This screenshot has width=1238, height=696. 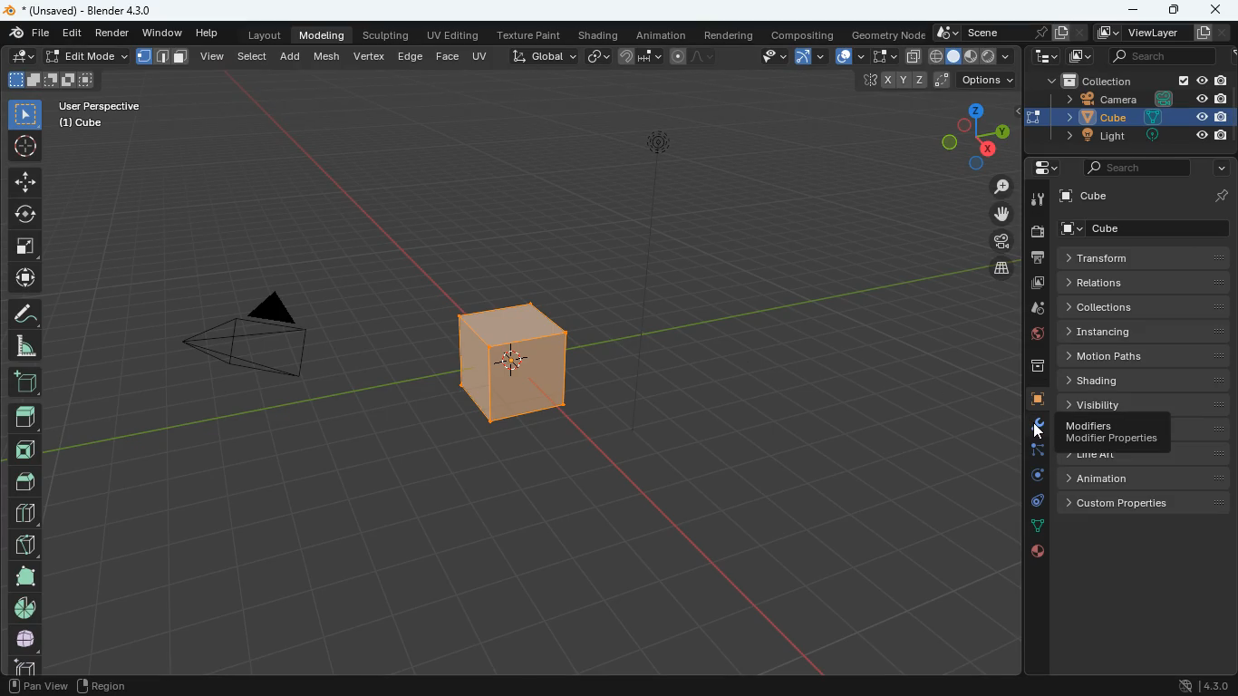 What do you see at coordinates (24, 575) in the screenshot?
I see `shape` at bounding box center [24, 575].